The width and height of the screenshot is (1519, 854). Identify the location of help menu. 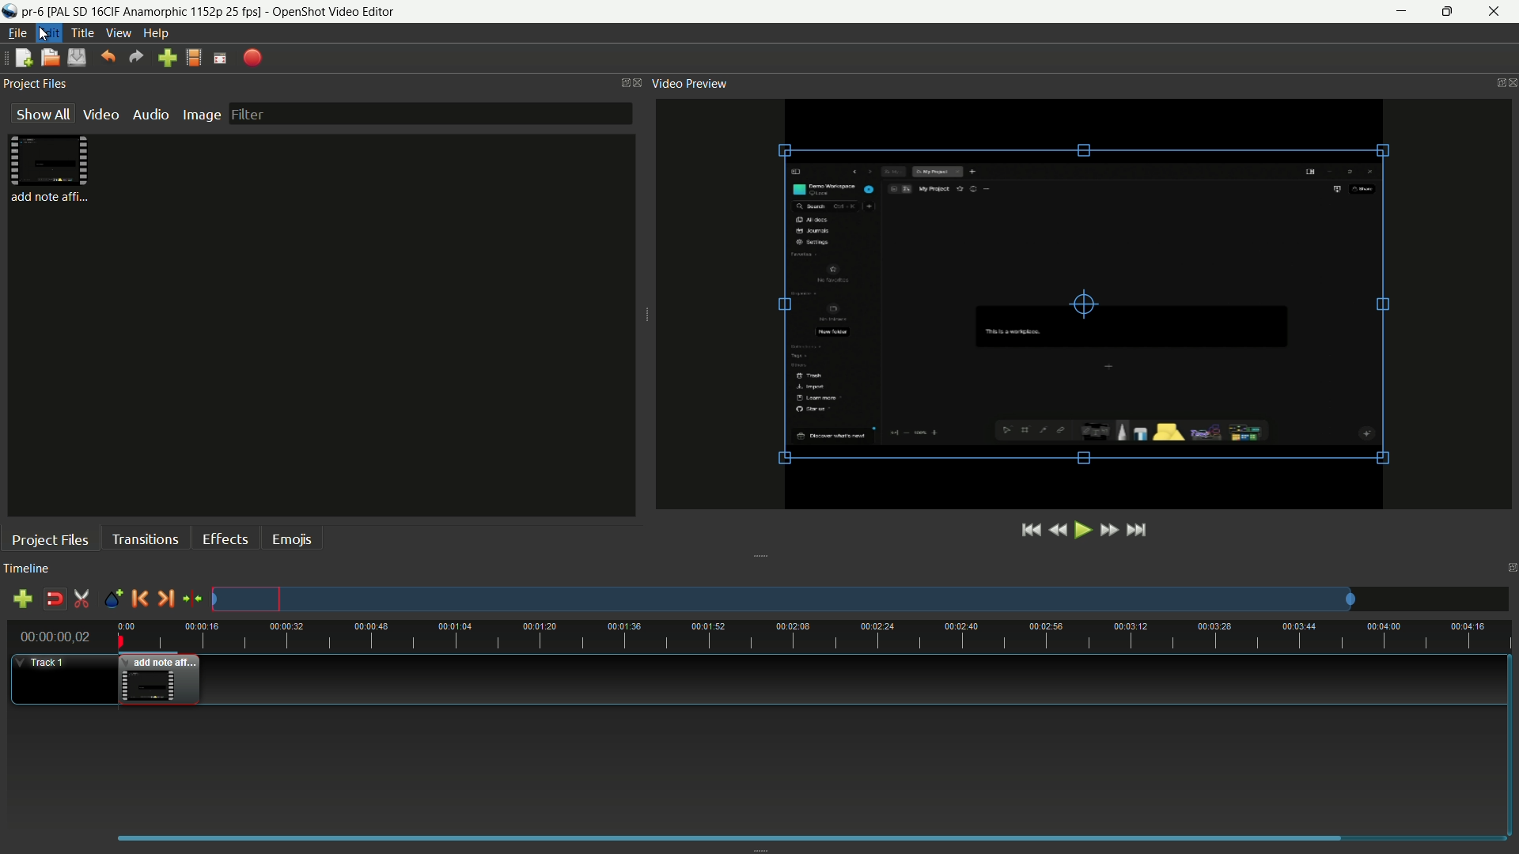
(156, 35).